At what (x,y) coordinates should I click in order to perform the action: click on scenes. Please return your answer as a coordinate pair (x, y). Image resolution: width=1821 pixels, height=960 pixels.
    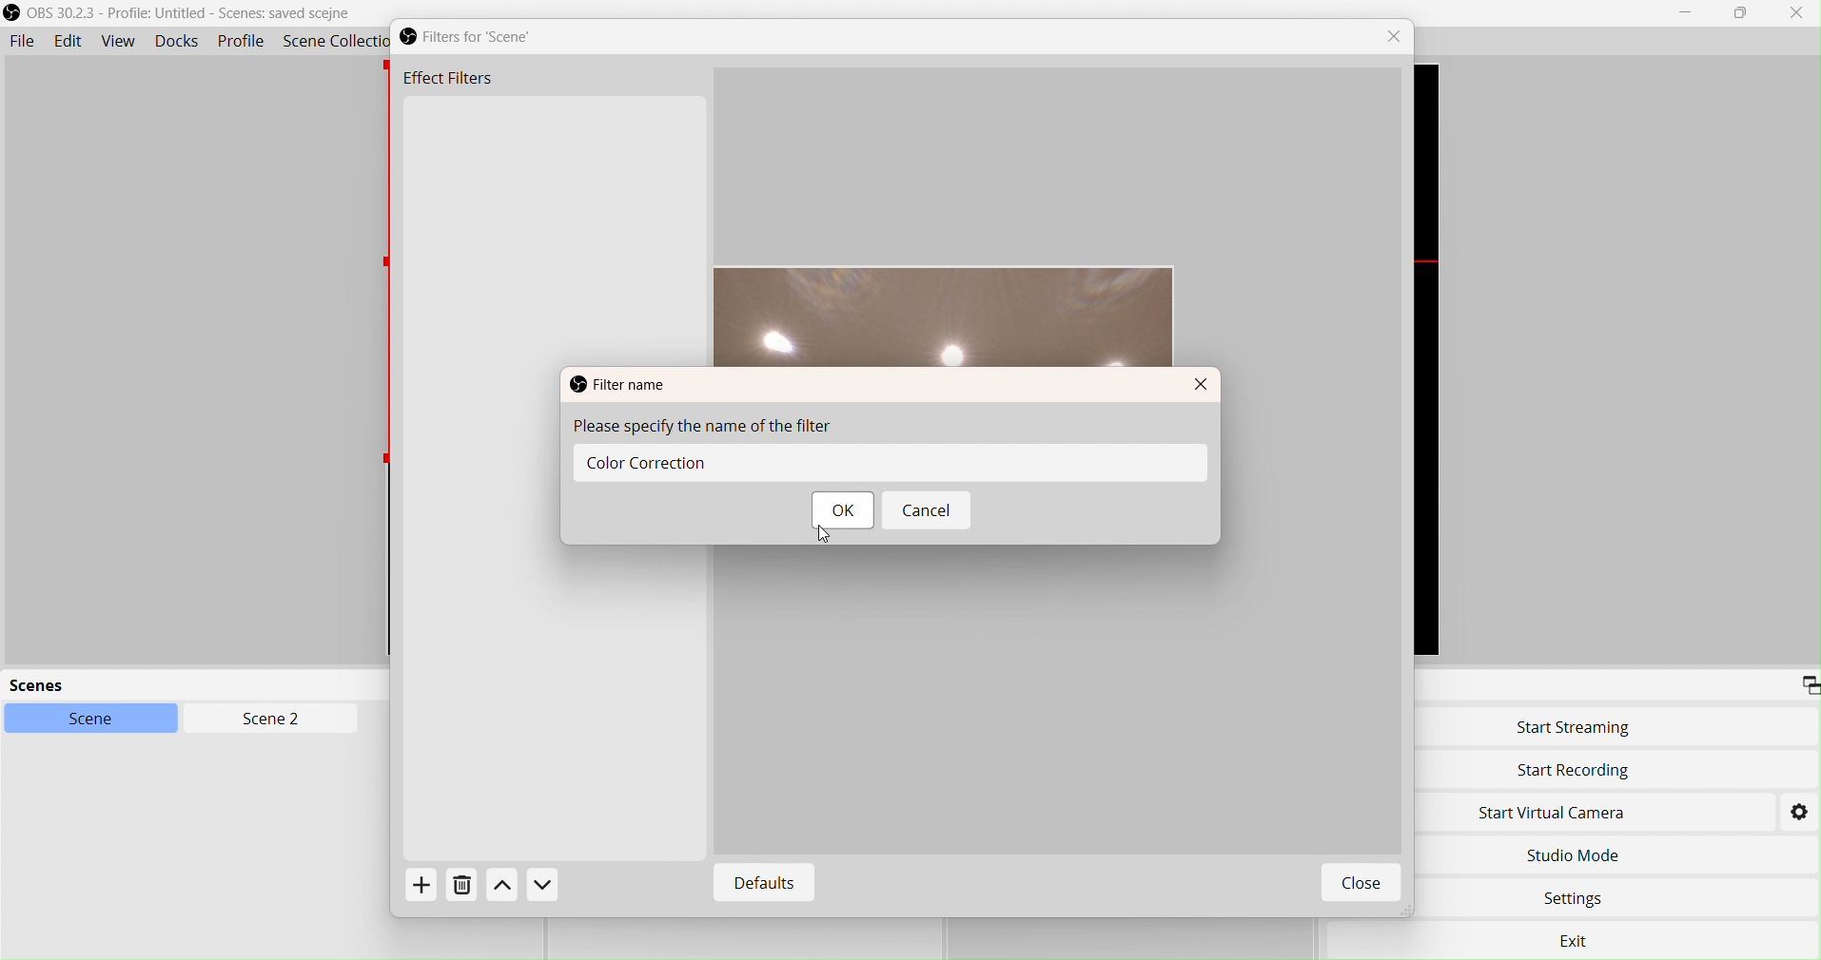
    Looking at the image, I should click on (152, 686).